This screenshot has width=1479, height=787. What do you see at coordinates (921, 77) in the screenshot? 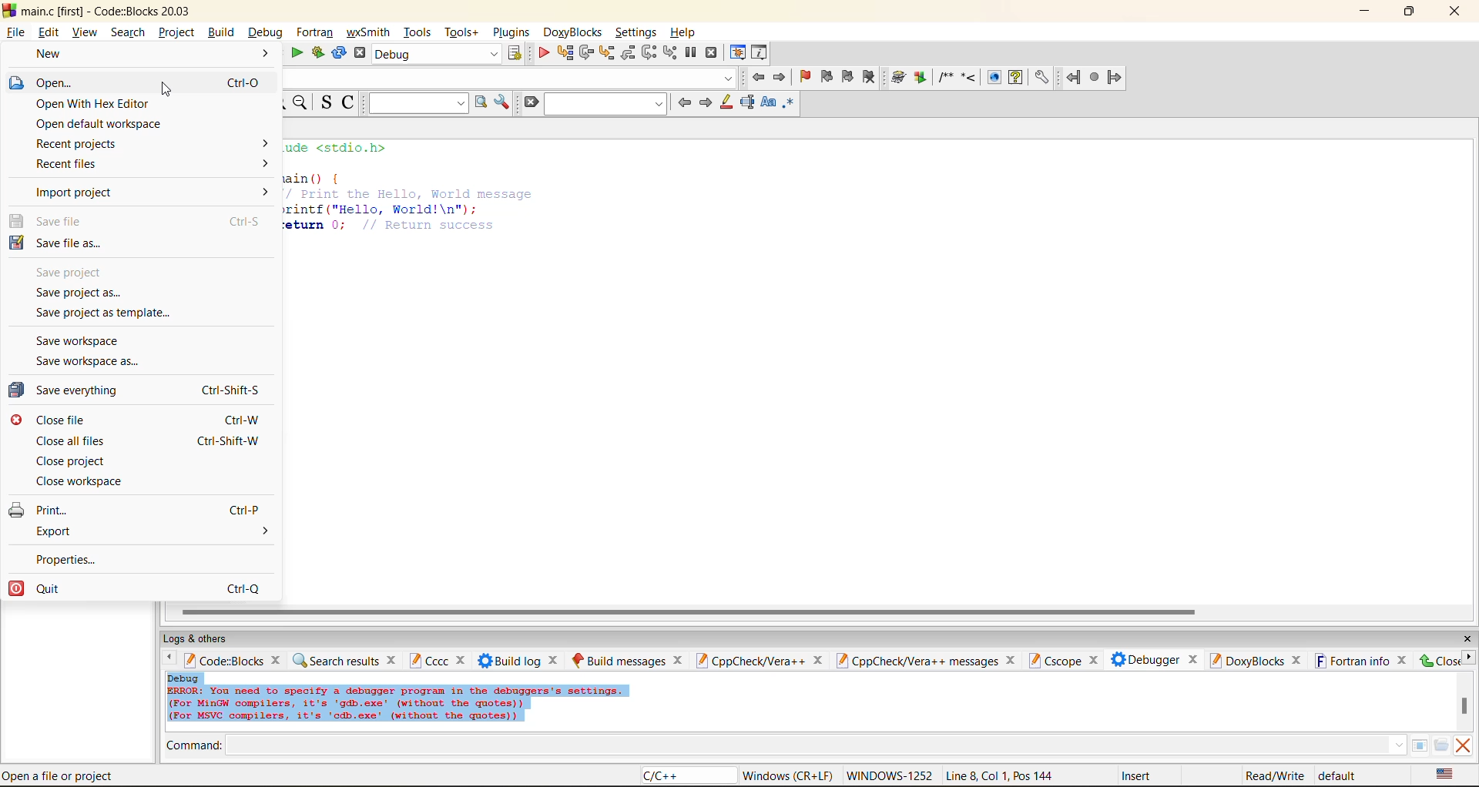
I see `Run` at bounding box center [921, 77].